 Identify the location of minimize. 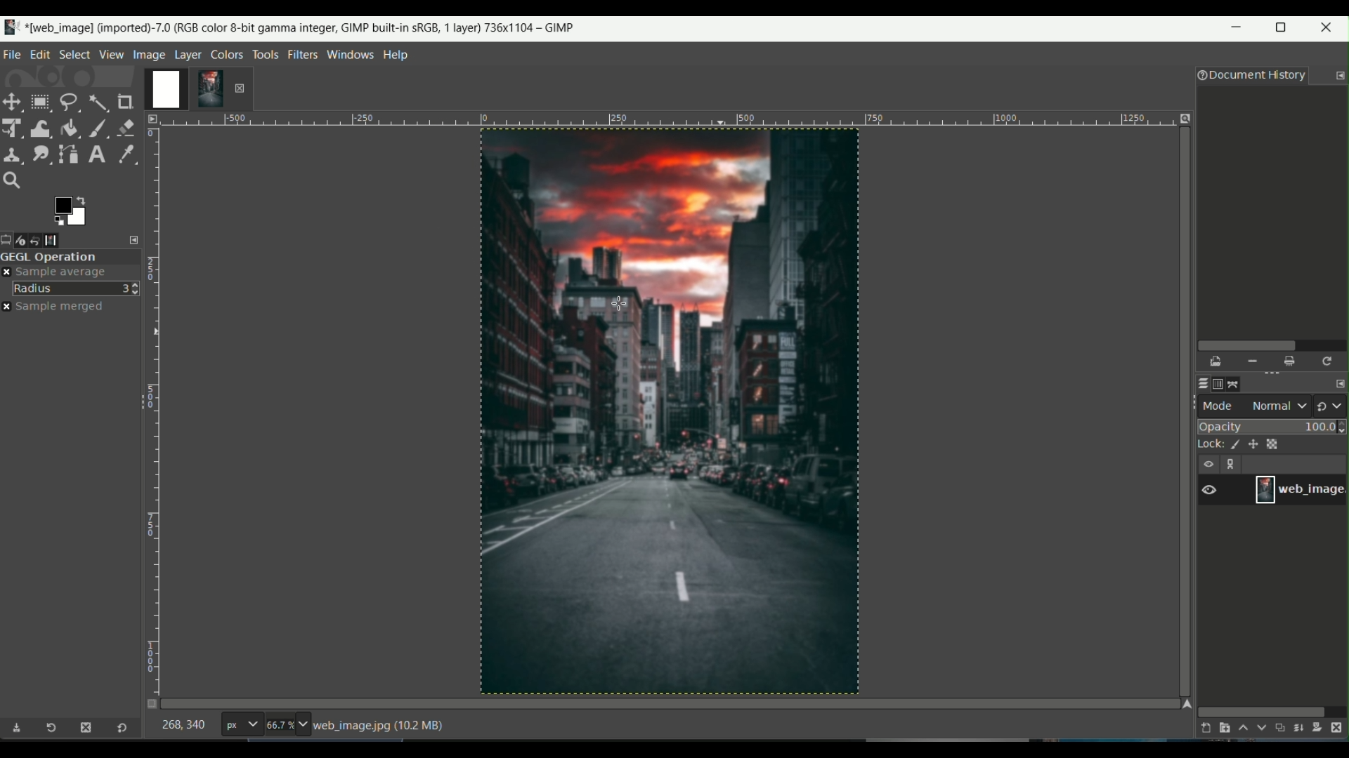
(1237, 30).